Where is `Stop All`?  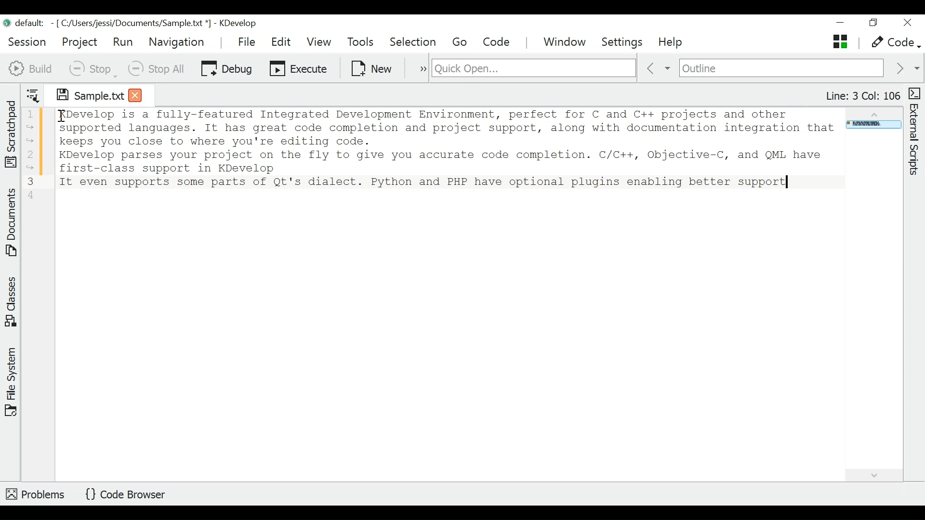 Stop All is located at coordinates (158, 68).